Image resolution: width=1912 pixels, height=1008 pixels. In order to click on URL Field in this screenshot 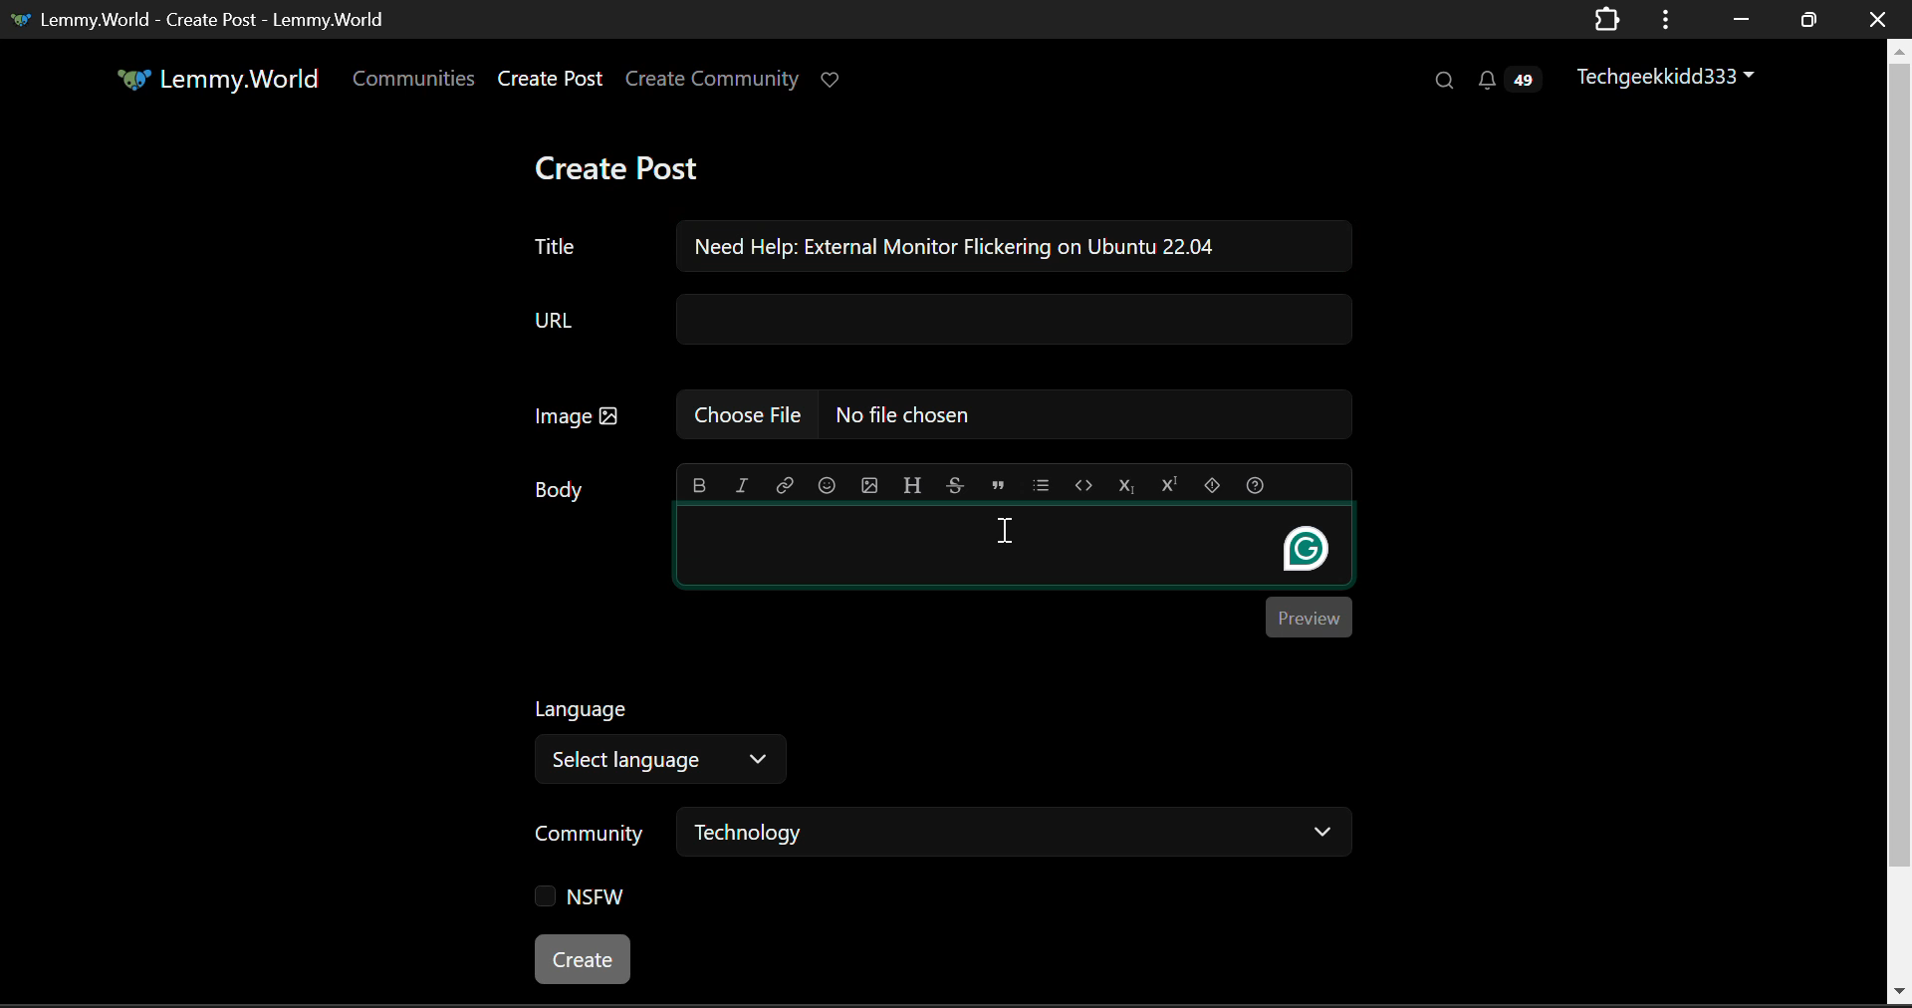, I will do `click(927, 318)`.